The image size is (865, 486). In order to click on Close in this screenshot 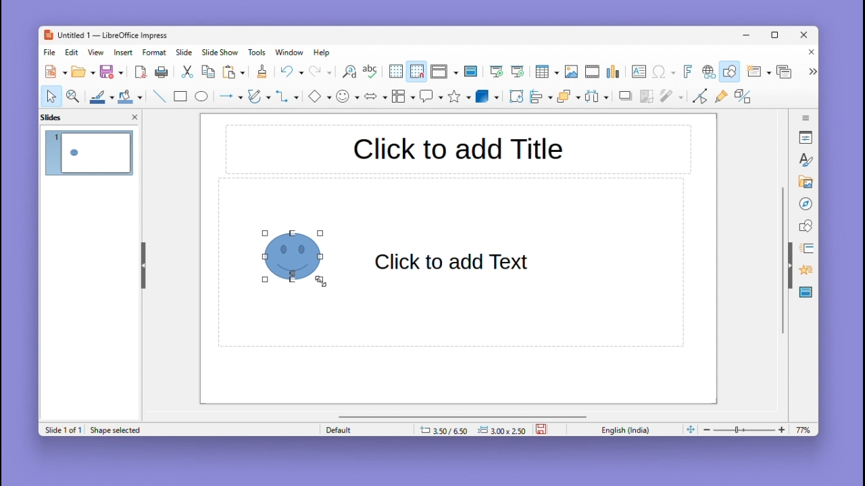, I will do `click(805, 36)`.